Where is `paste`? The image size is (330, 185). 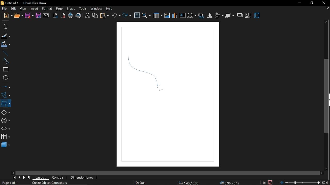
paste is located at coordinates (104, 16).